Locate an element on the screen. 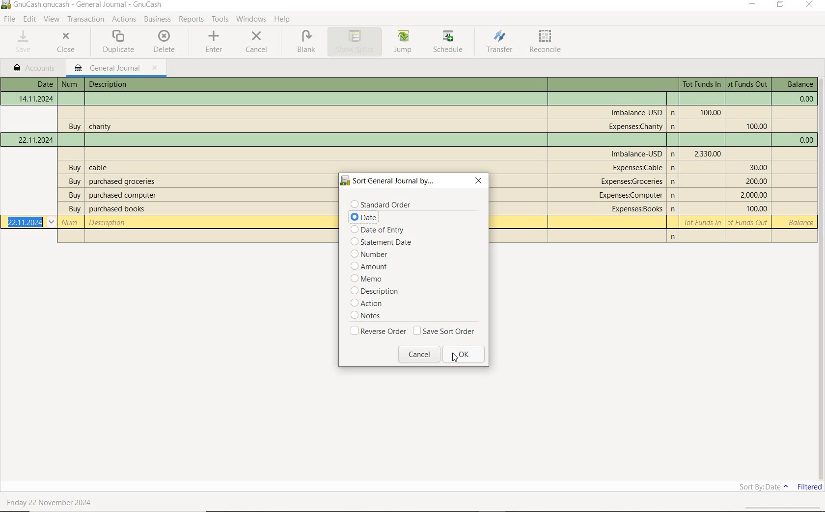  Tot Funds In is located at coordinates (703, 222).